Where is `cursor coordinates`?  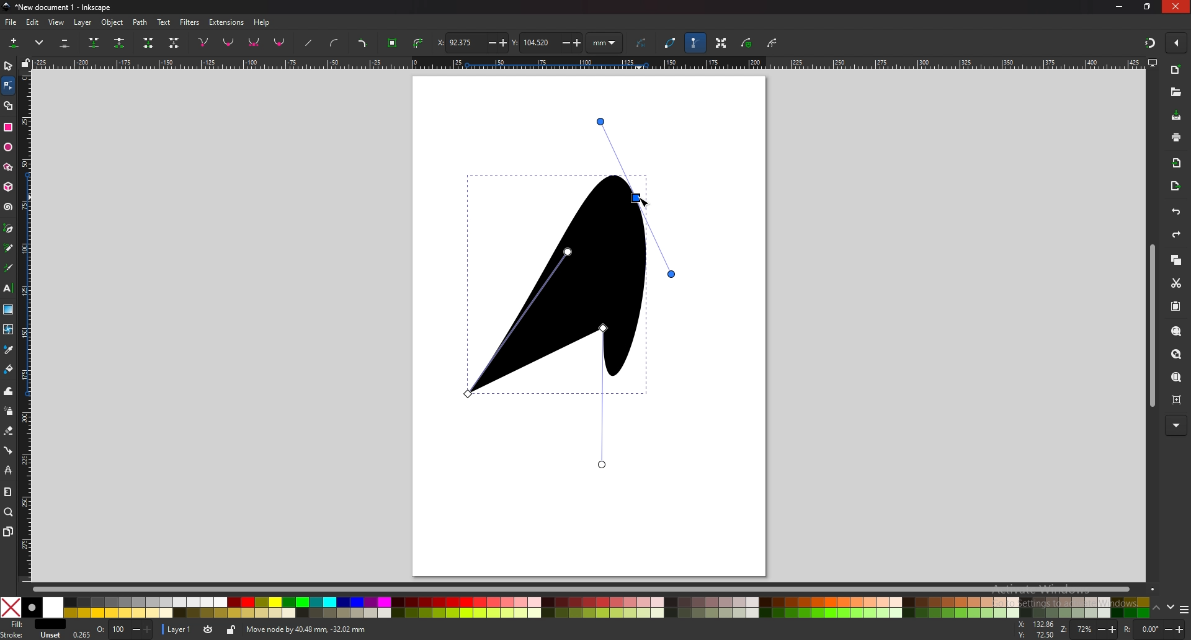
cursor coordinates is located at coordinates (1036, 629).